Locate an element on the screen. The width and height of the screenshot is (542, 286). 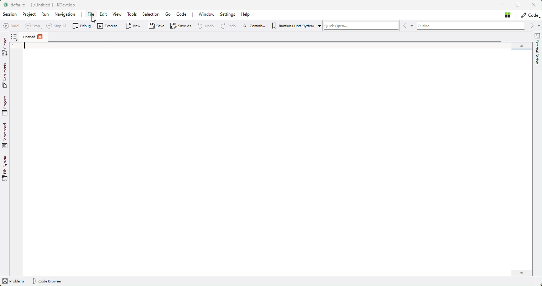
Edit is located at coordinates (103, 15).